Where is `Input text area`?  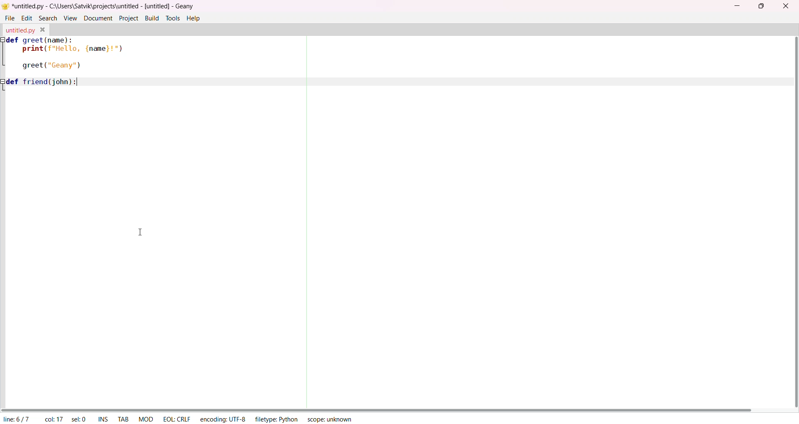
Input text area is located at coordinates (149, 248).